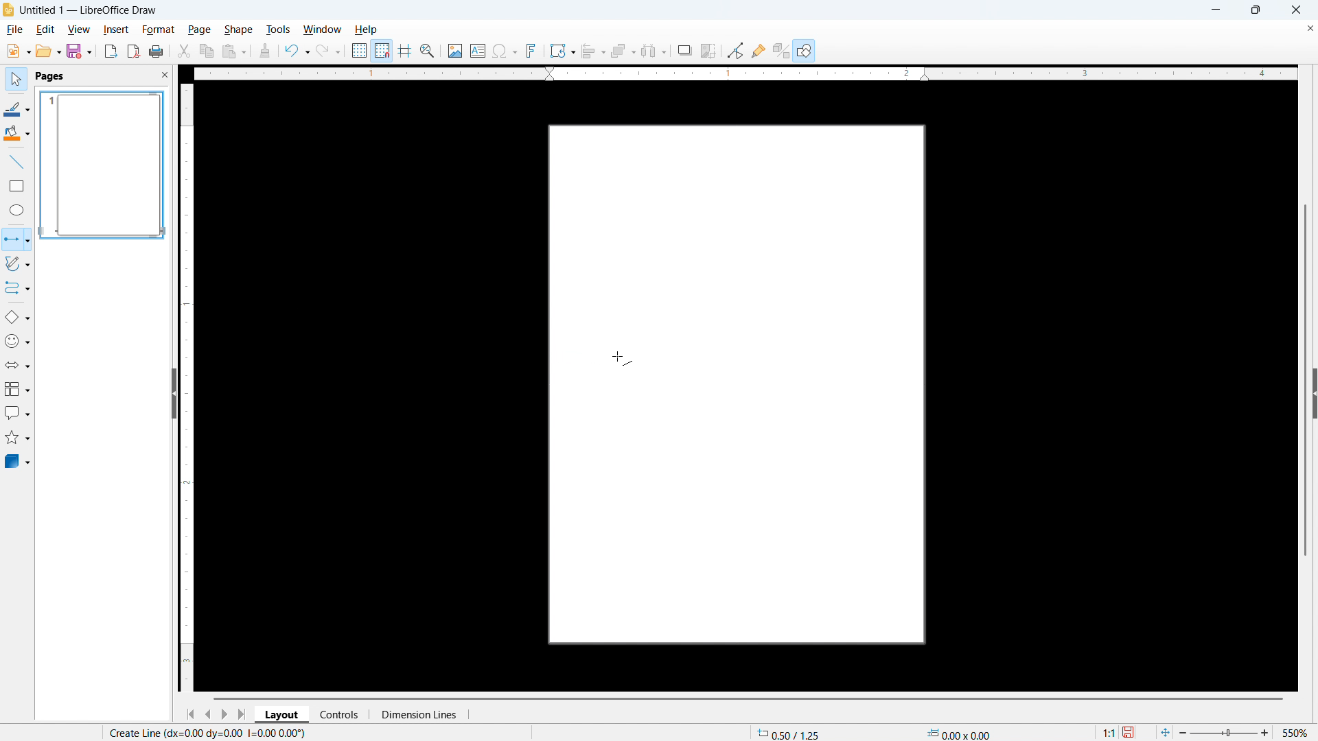  Describe the element at coordinates (18, 186) in the screenshot. I see `Rectangle ` at that location.